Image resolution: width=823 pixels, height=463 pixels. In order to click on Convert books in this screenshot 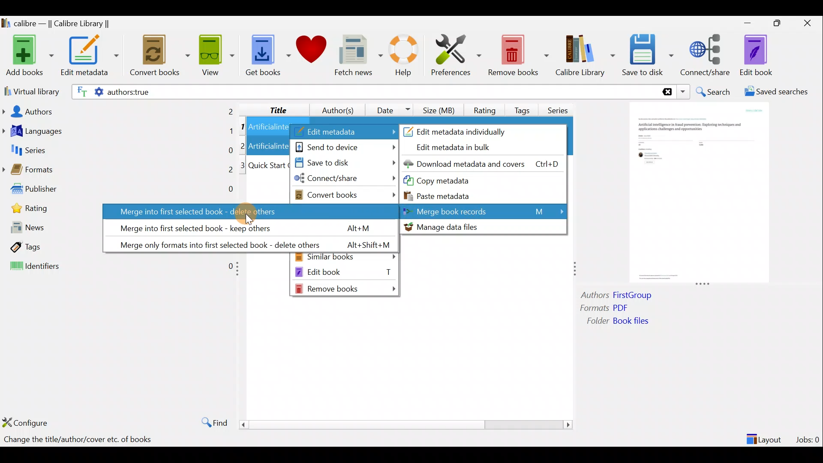, I will do `click(160, 56)`.